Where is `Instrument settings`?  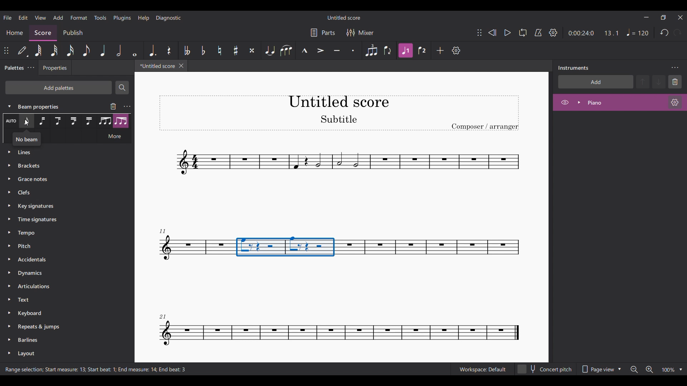 Instrument settings is located at coordinates (675, 102).